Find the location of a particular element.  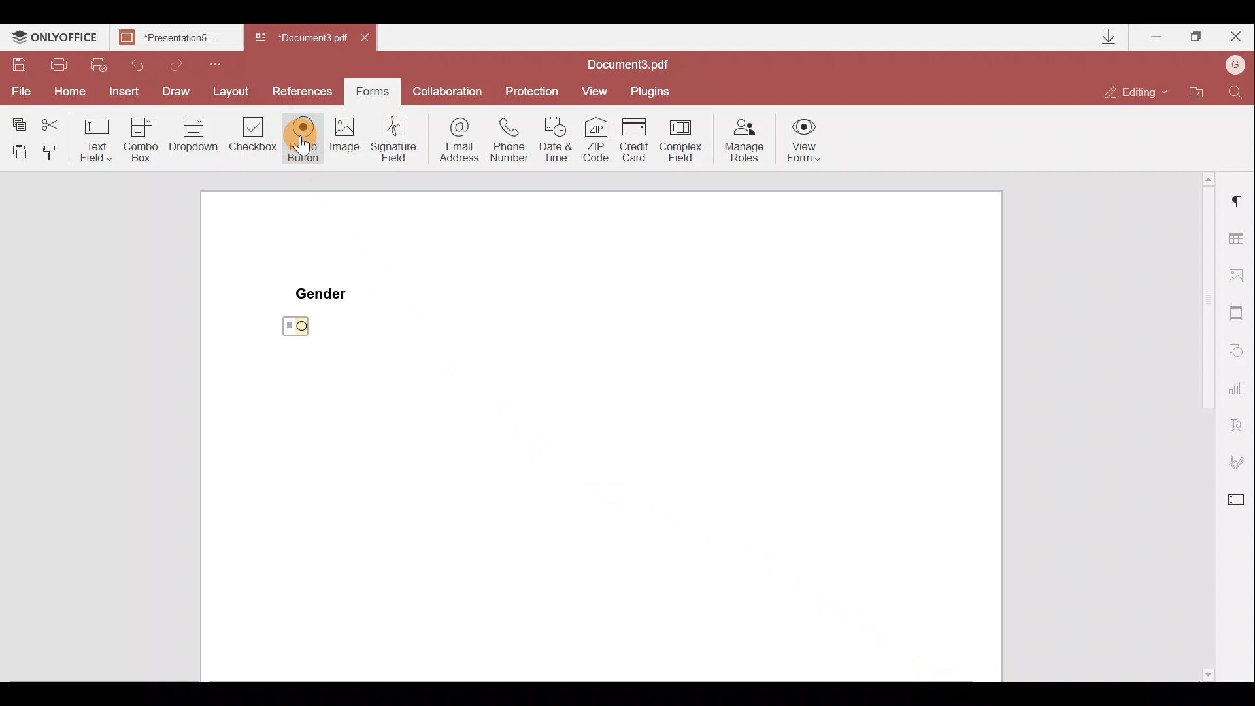

Minimize is located at coordinates (1156, 36).